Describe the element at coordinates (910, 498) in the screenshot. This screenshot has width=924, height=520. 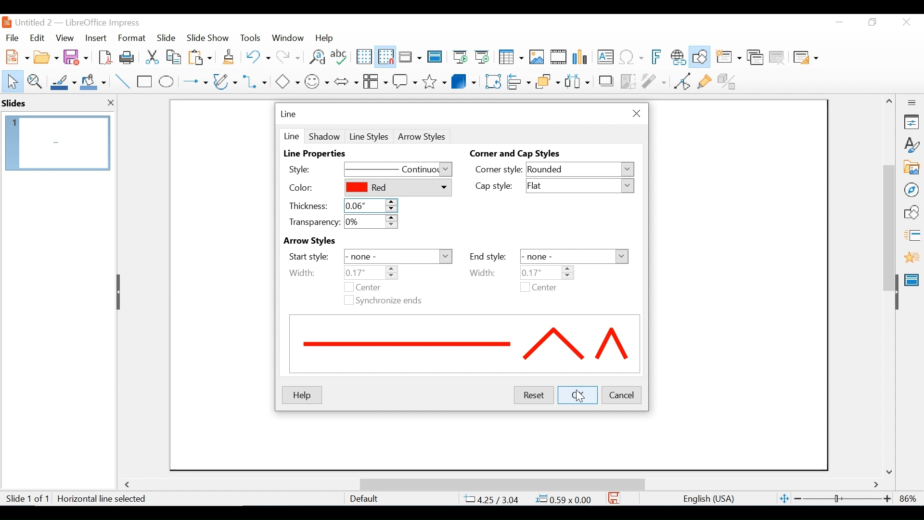
I see `86%` at that location.